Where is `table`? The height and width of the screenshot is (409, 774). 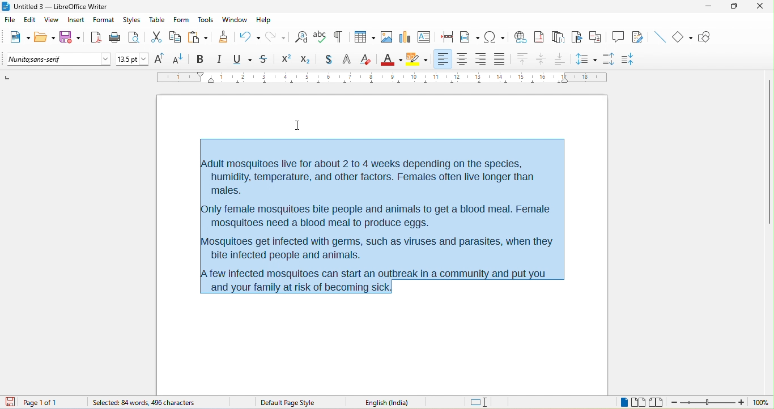
table is located at coordinates (158, 19).